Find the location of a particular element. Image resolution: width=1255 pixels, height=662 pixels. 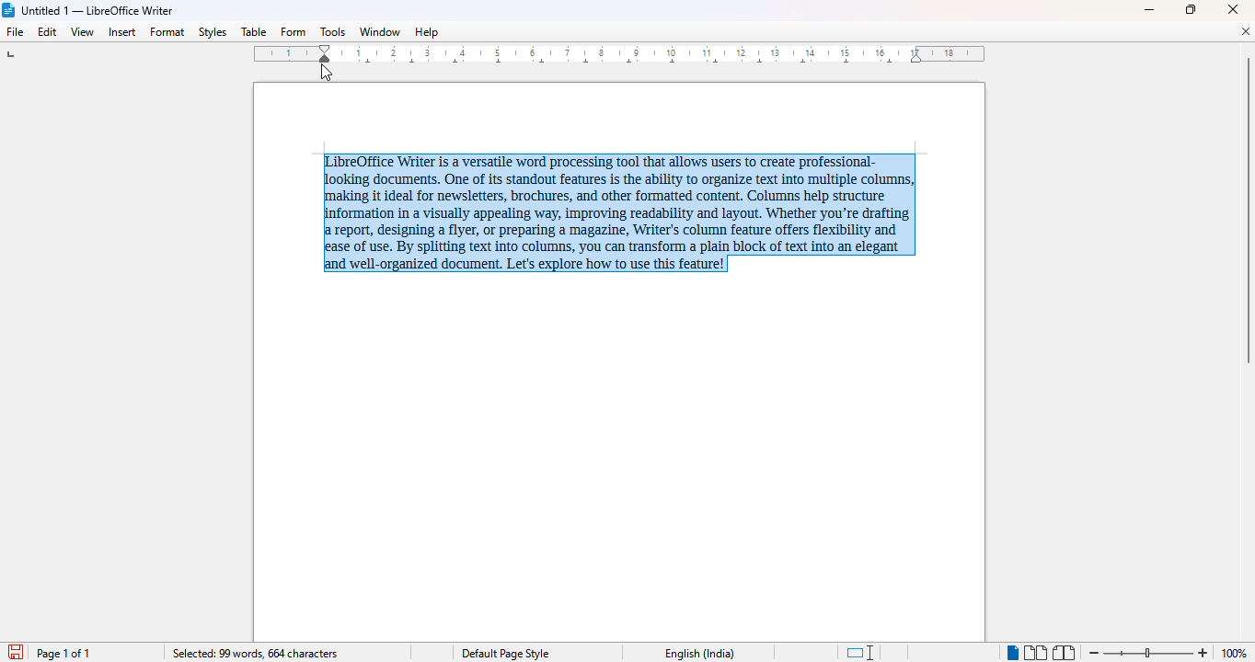

close is located at coordinates (1232, 9).